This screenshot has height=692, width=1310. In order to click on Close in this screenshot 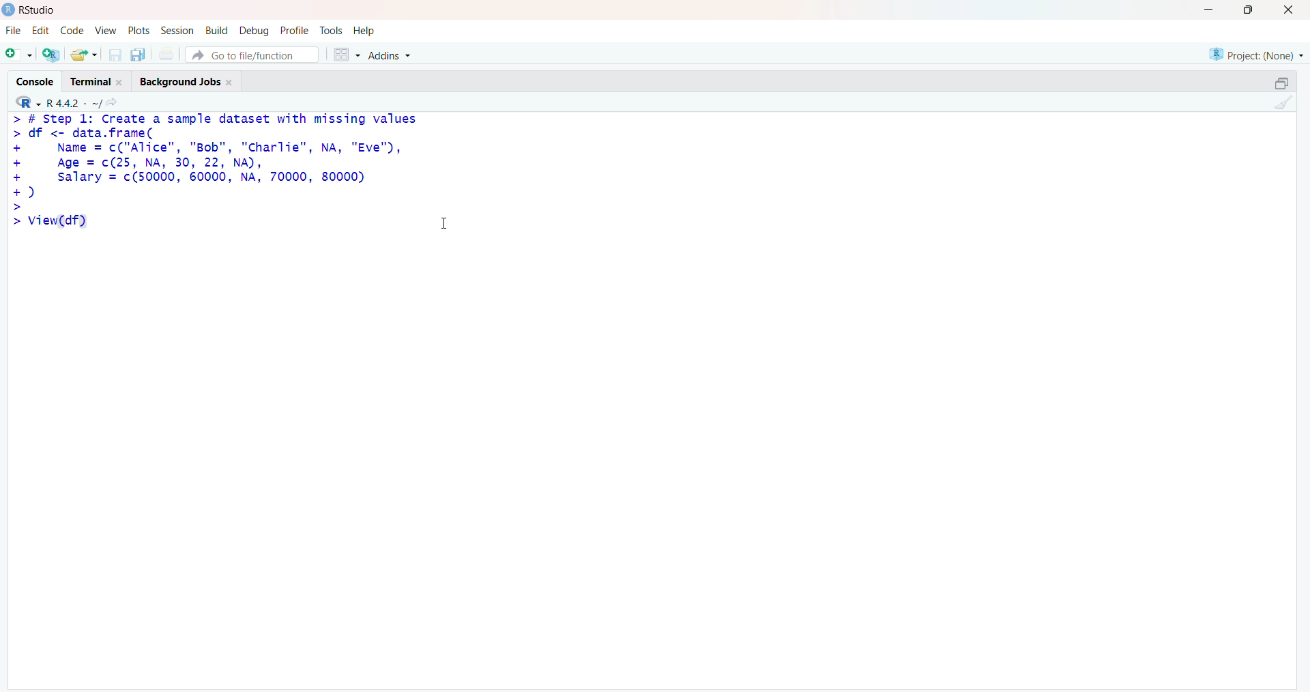, I will do `click(1292, 12)`.